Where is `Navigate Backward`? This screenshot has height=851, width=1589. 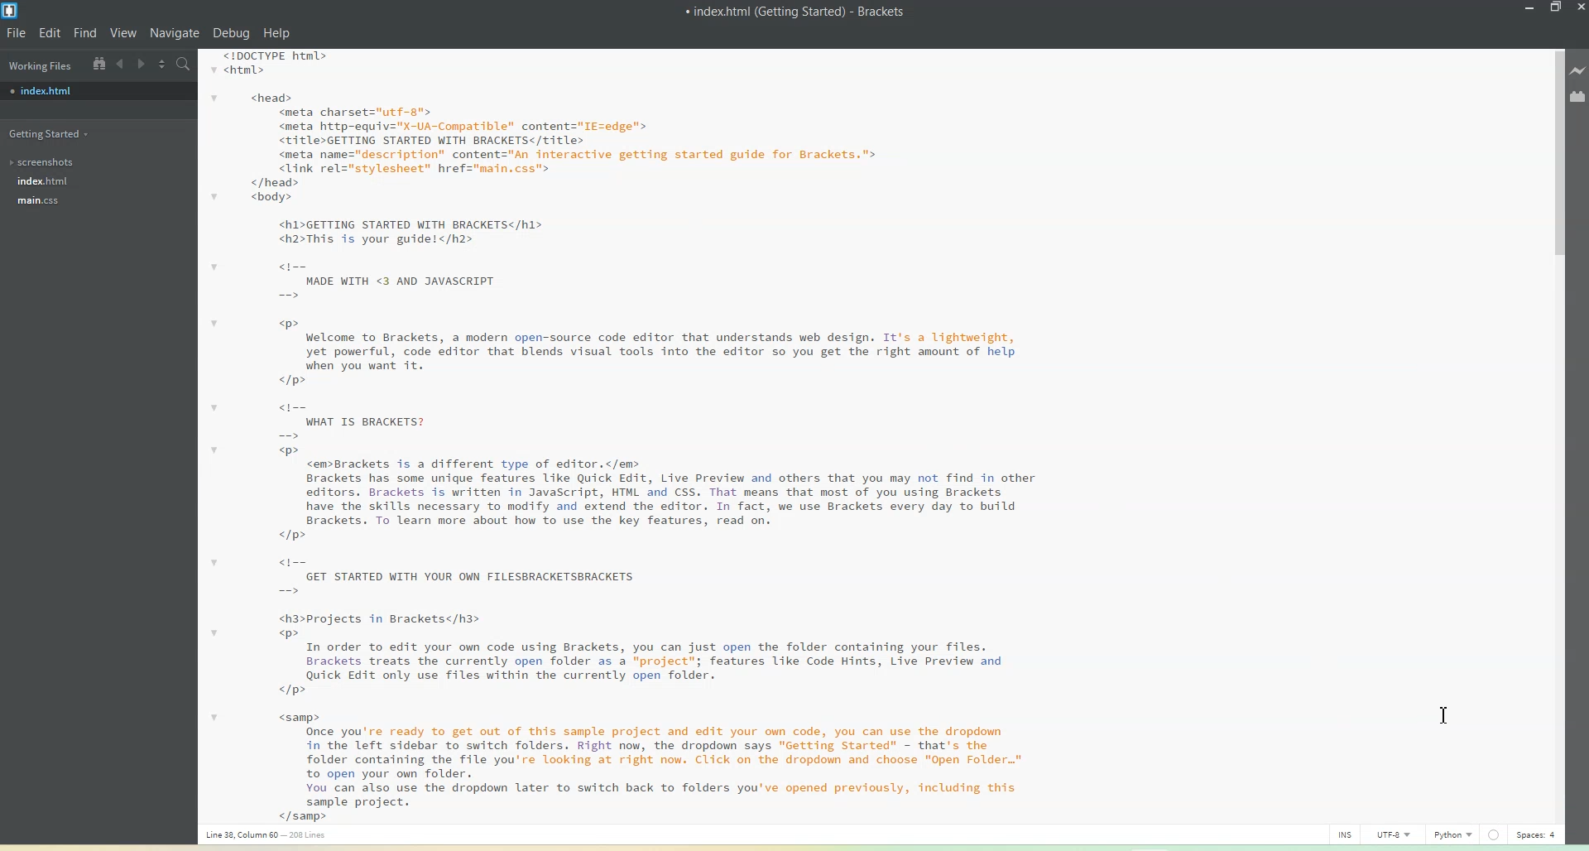
Navigate Backward is located at coordinates (121, 64).